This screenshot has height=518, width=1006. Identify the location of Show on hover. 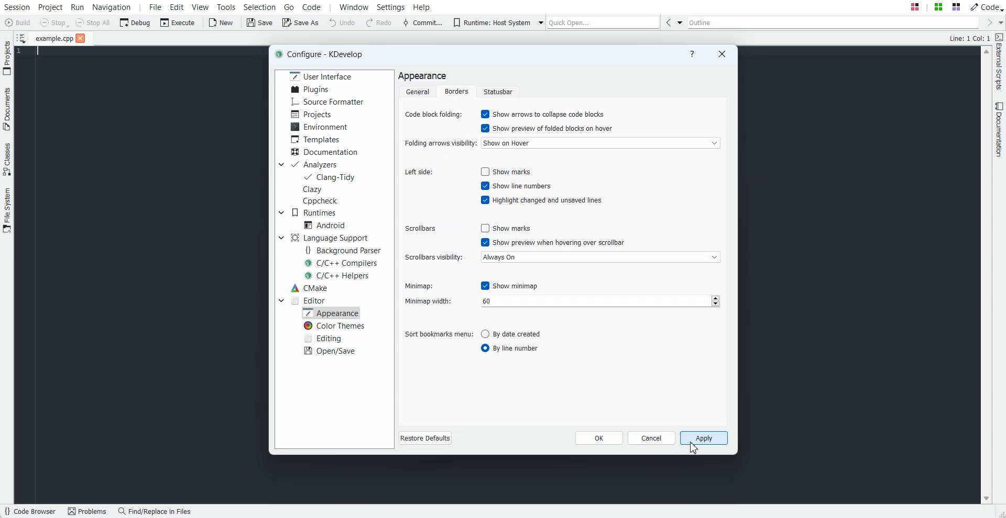
(600, 143).